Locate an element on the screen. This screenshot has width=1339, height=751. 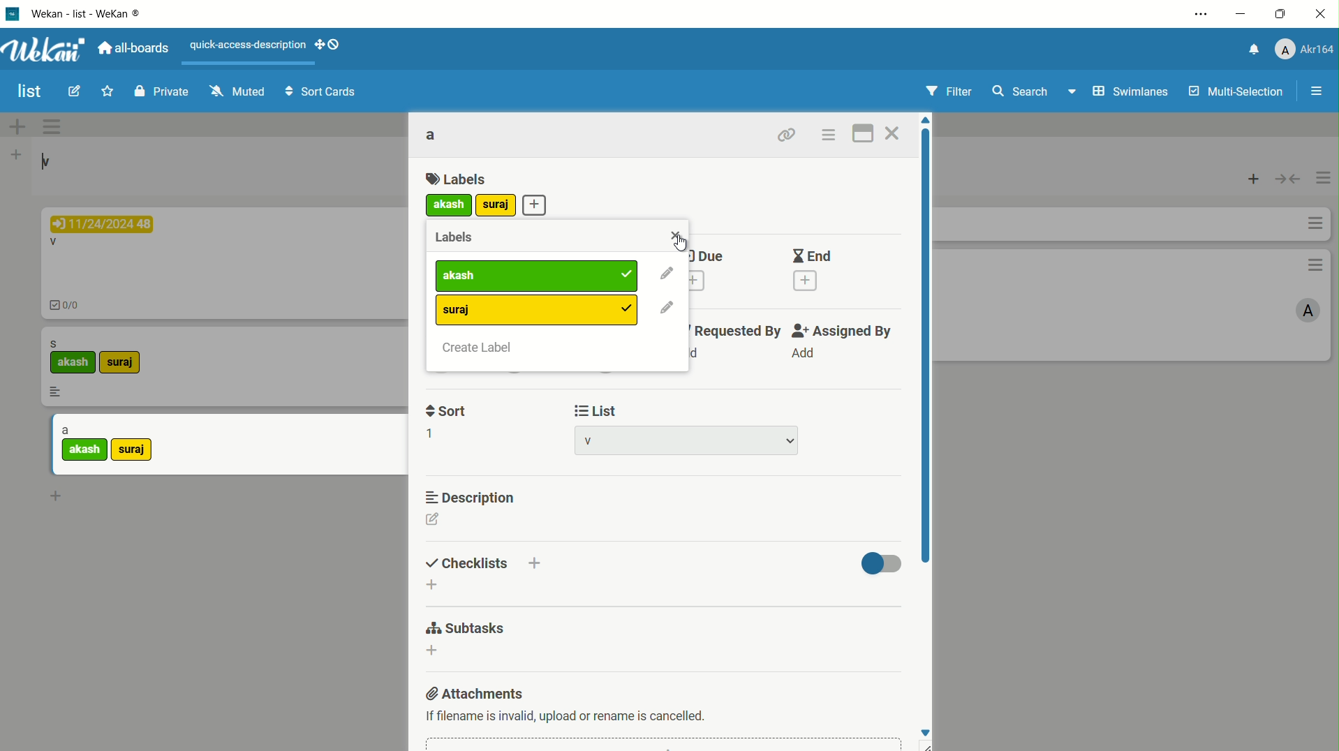
added is located at coordinates (628, 274).